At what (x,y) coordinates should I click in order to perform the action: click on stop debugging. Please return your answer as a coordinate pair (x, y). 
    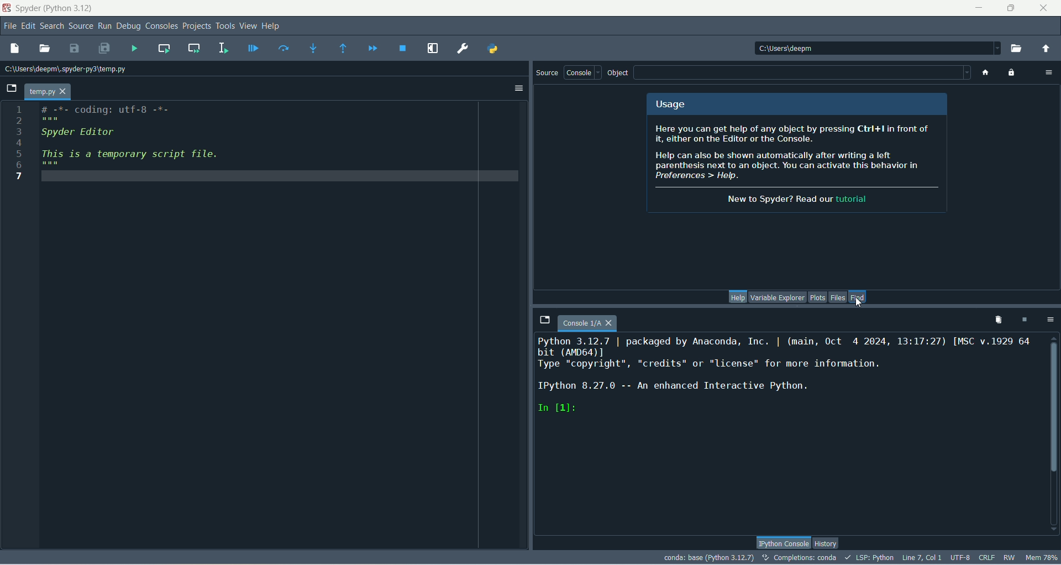
    Looking at the image, I should click on (404, 48).